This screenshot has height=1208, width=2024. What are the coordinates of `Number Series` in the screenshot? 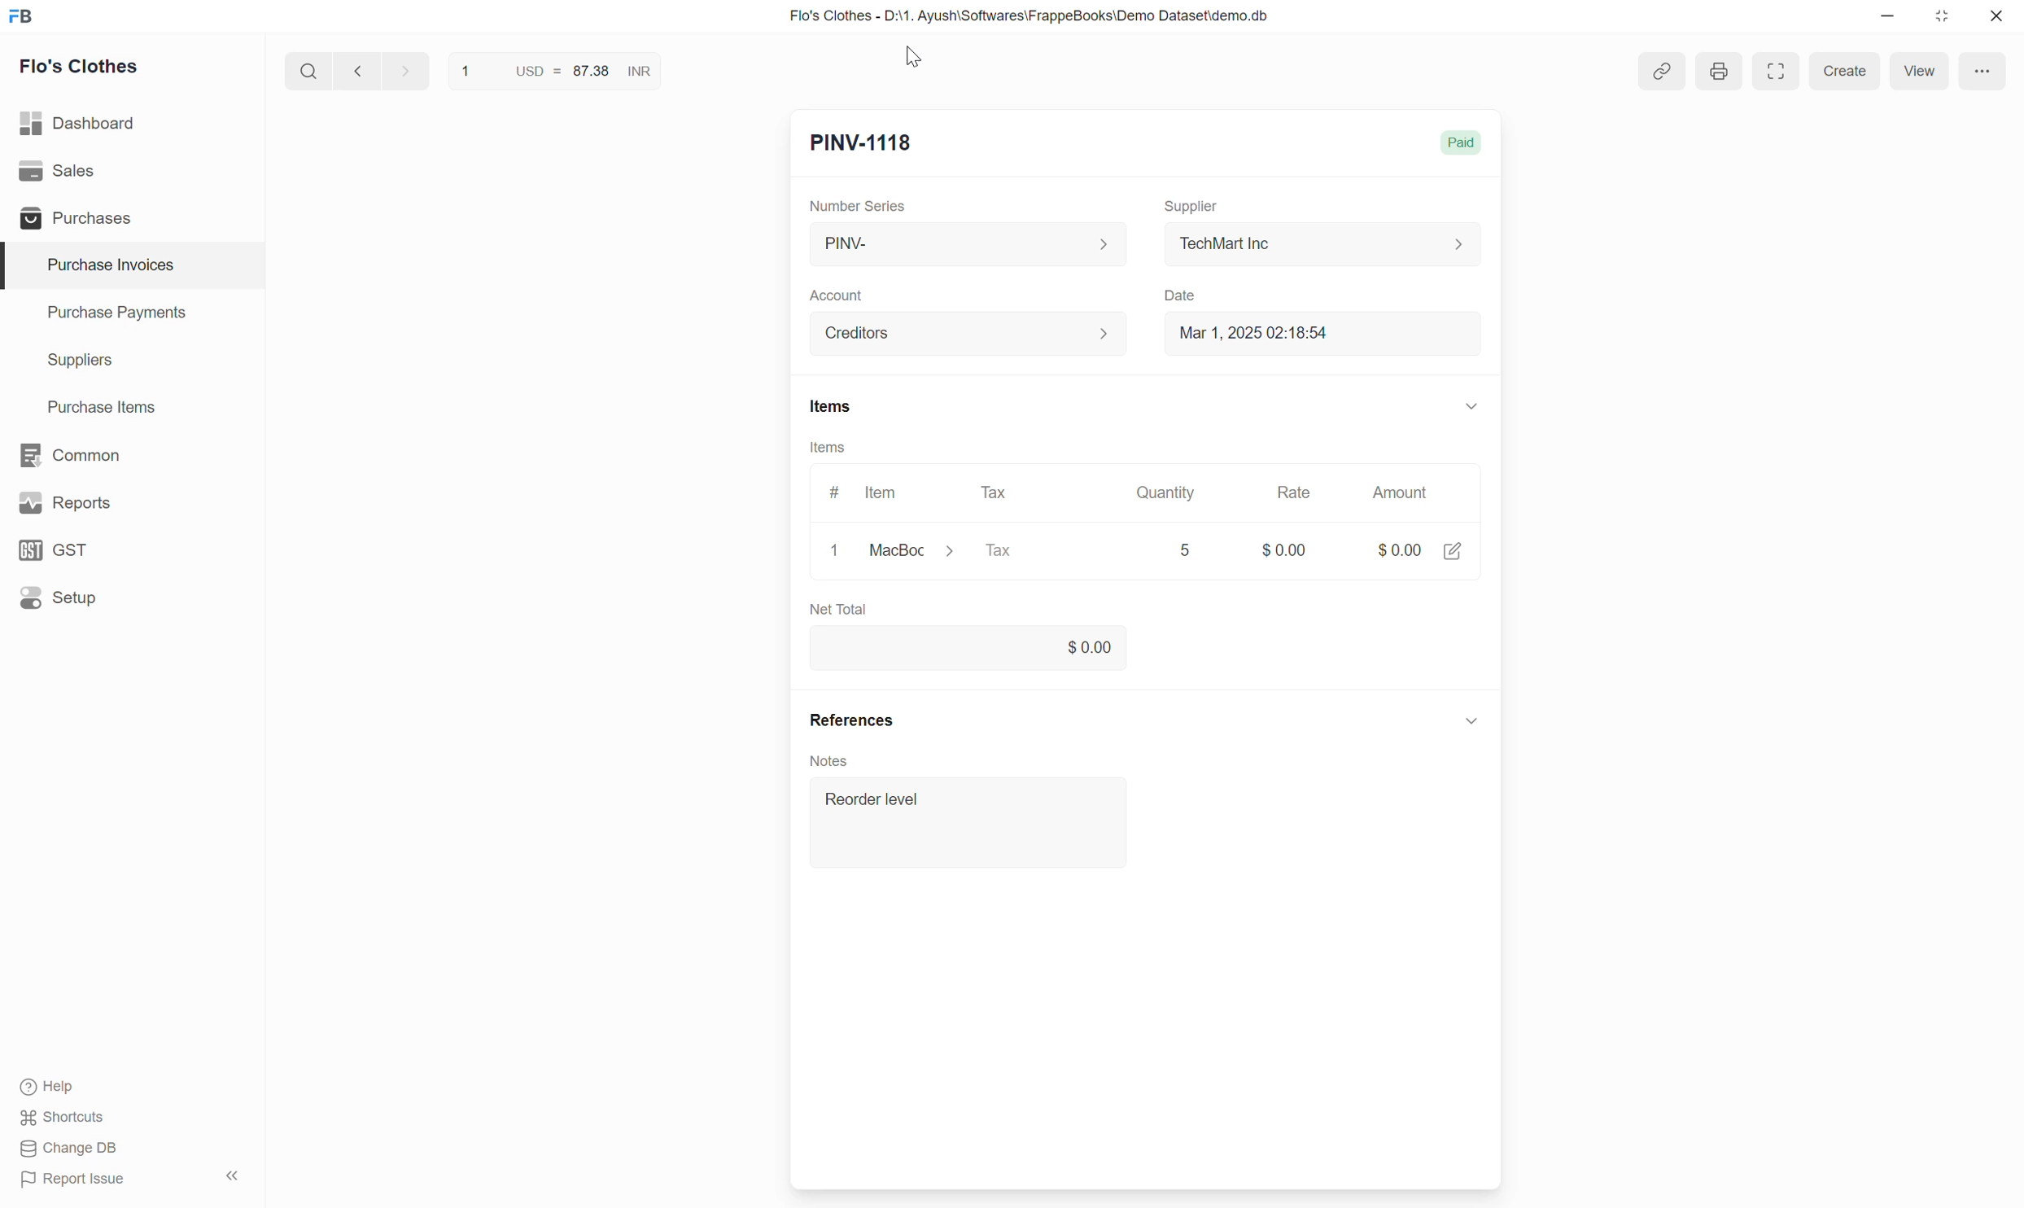 It's located at (858, 206).